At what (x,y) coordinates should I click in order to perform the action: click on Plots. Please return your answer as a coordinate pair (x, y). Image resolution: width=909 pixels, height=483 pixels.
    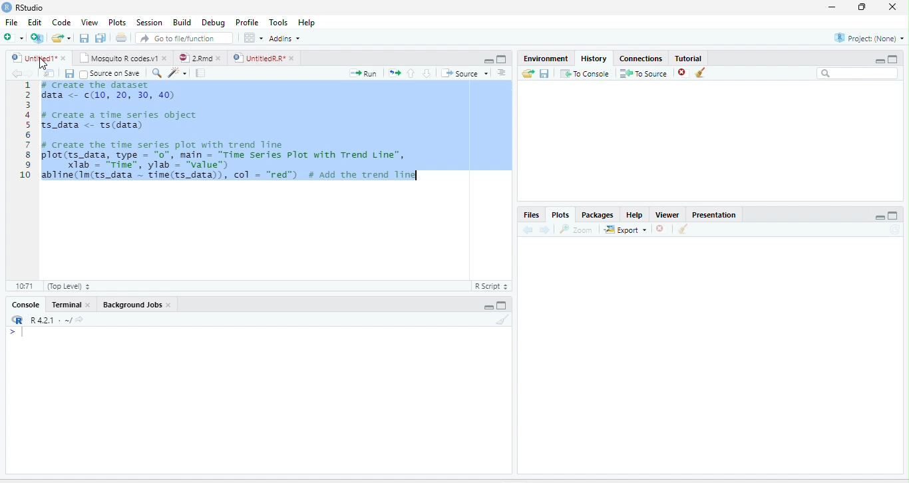
    Looking at the image, I should click on (560, 215).